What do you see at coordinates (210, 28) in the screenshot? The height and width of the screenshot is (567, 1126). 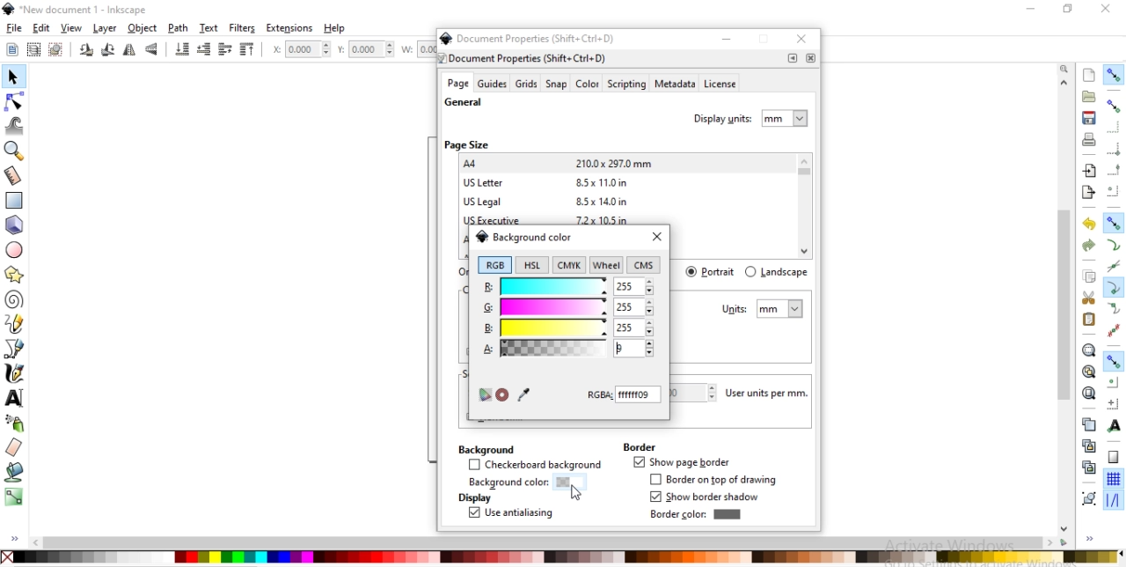 I see `text` at bounding box center [210, 28].